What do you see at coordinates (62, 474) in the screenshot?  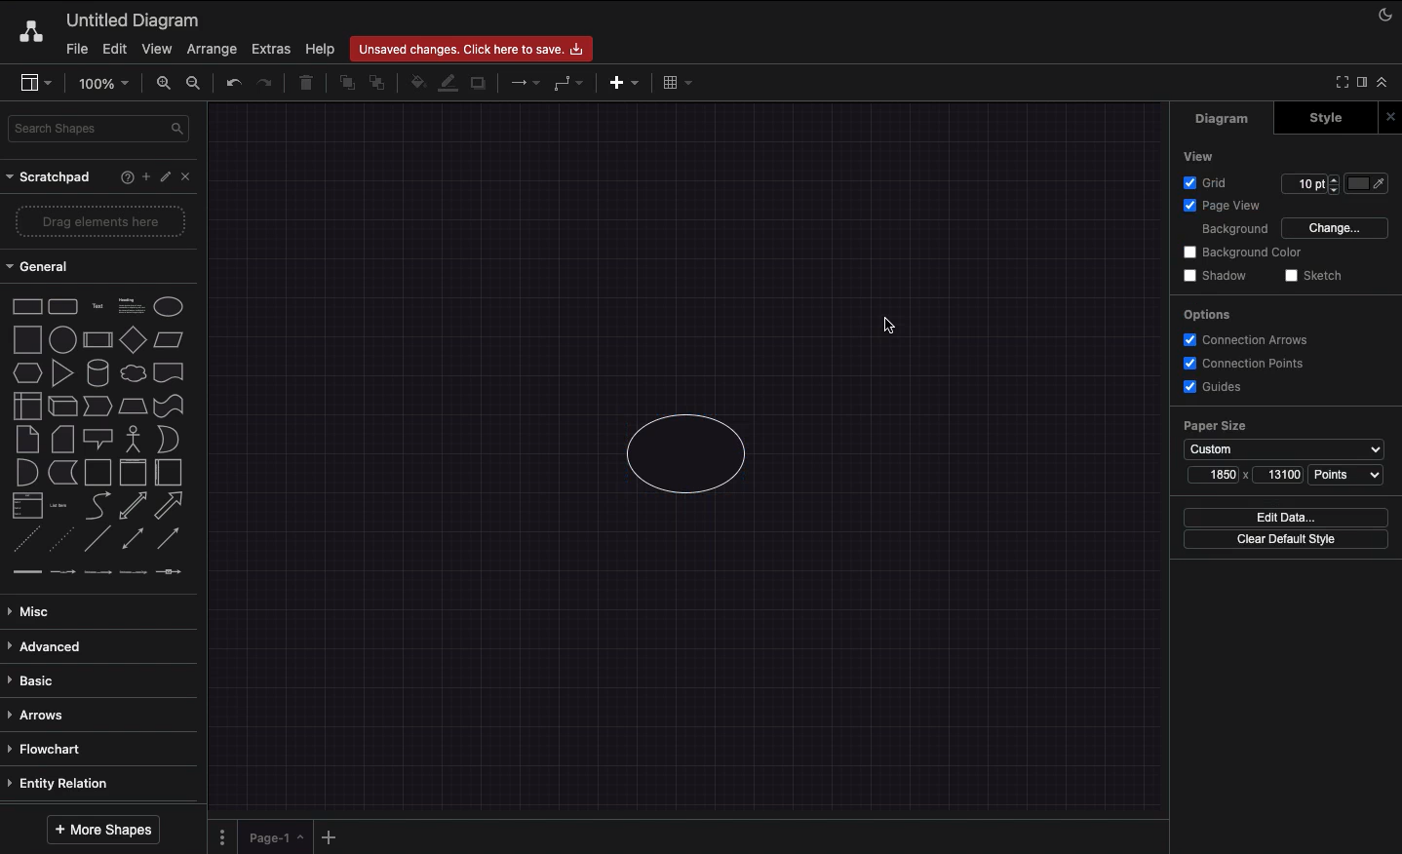 I see `Data storage` at bounding box center [62, 474].